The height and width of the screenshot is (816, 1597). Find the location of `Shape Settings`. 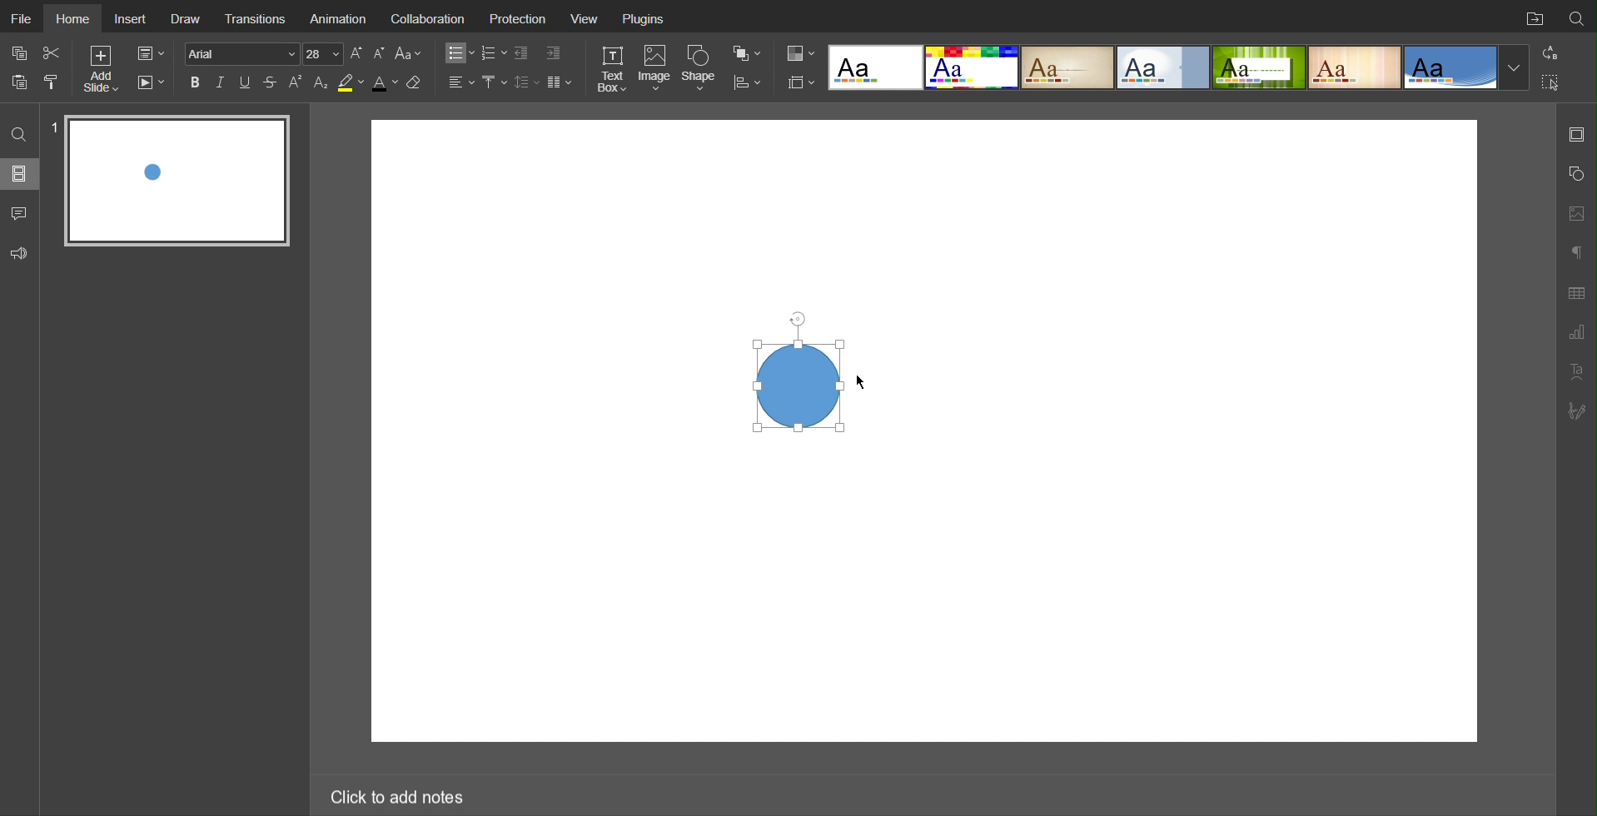

Shape Settings is located at coordinates (1575, 174).